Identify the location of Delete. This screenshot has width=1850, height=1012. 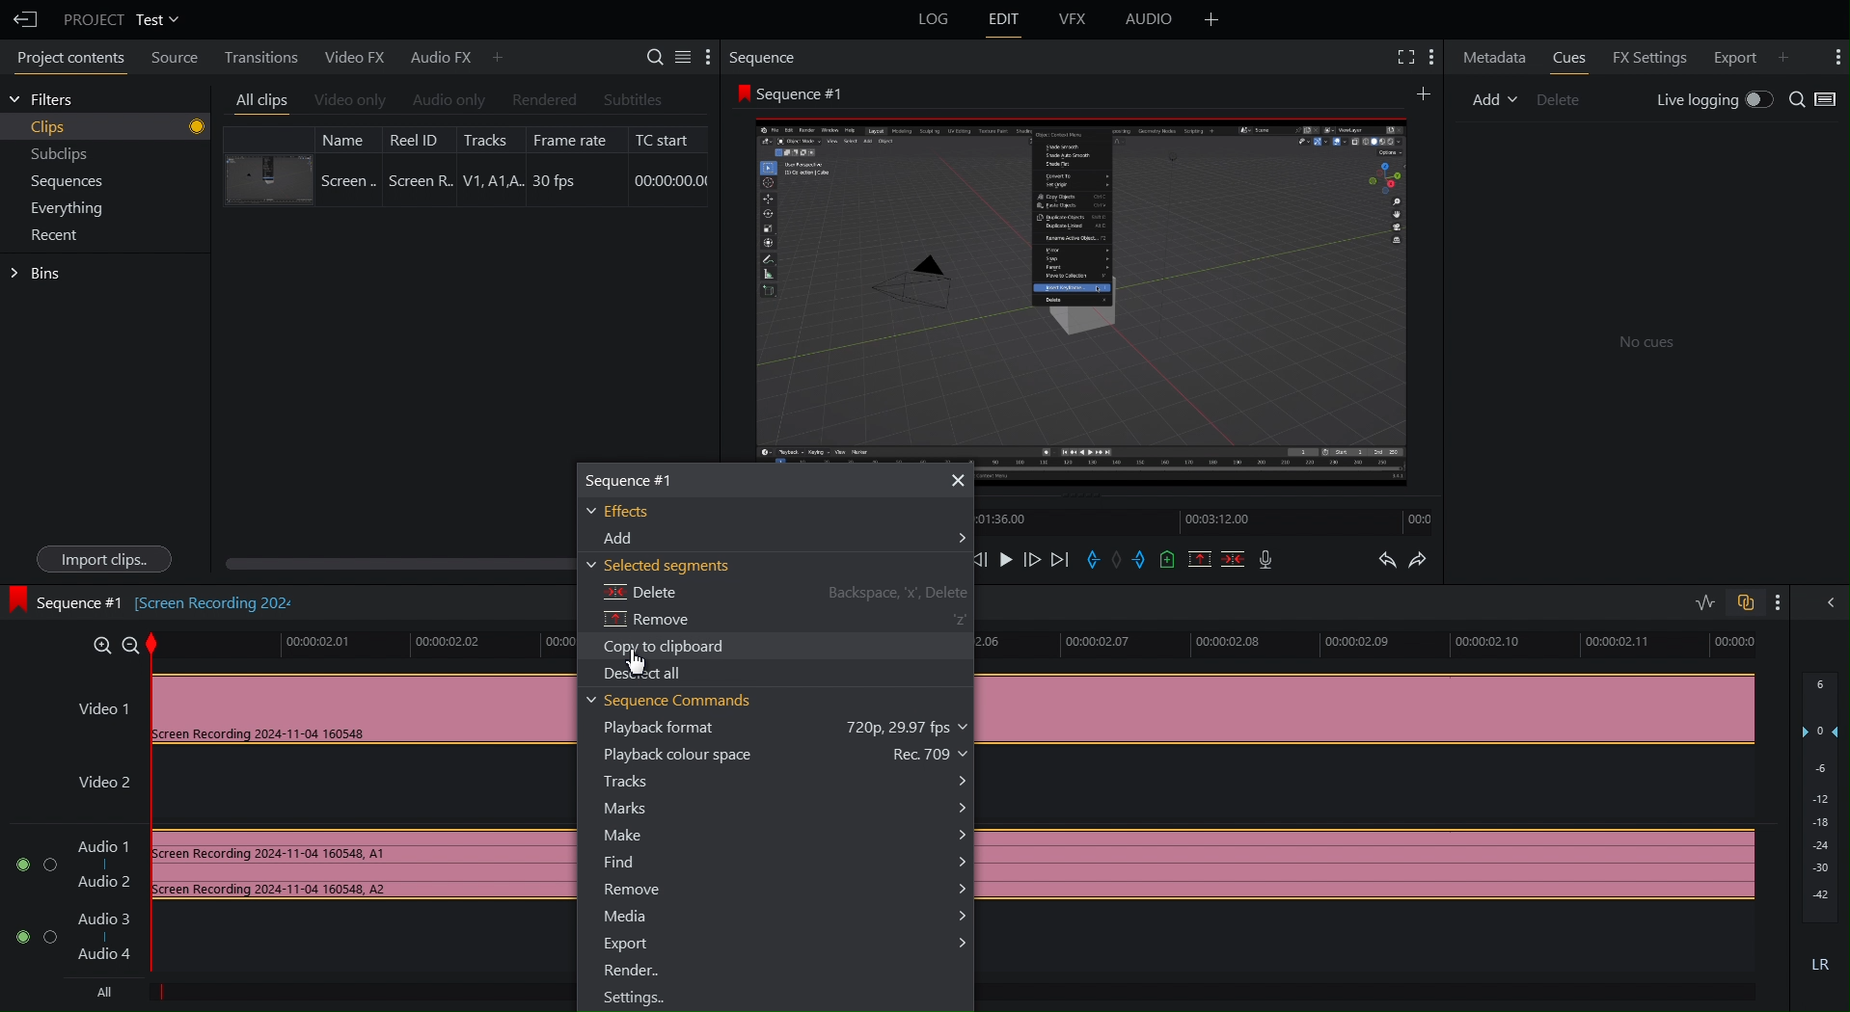
(779, 596).